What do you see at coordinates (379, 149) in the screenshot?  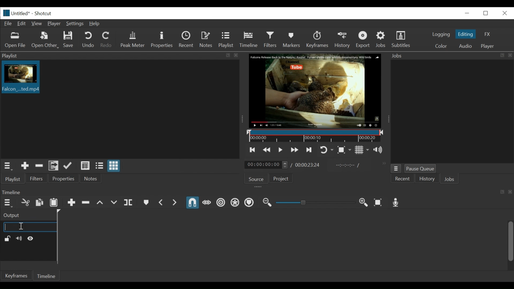 I see `Show the volume control` at bounding box center [379, 149].